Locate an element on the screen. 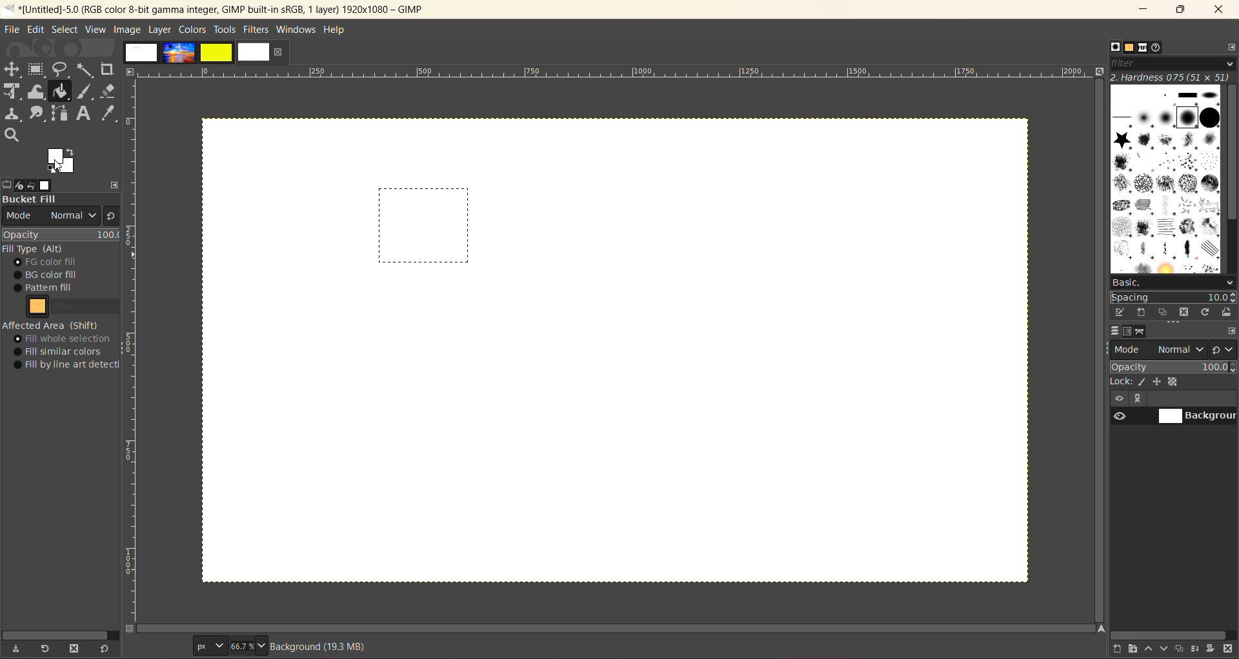  metadata is located at coordinates (325, 646).